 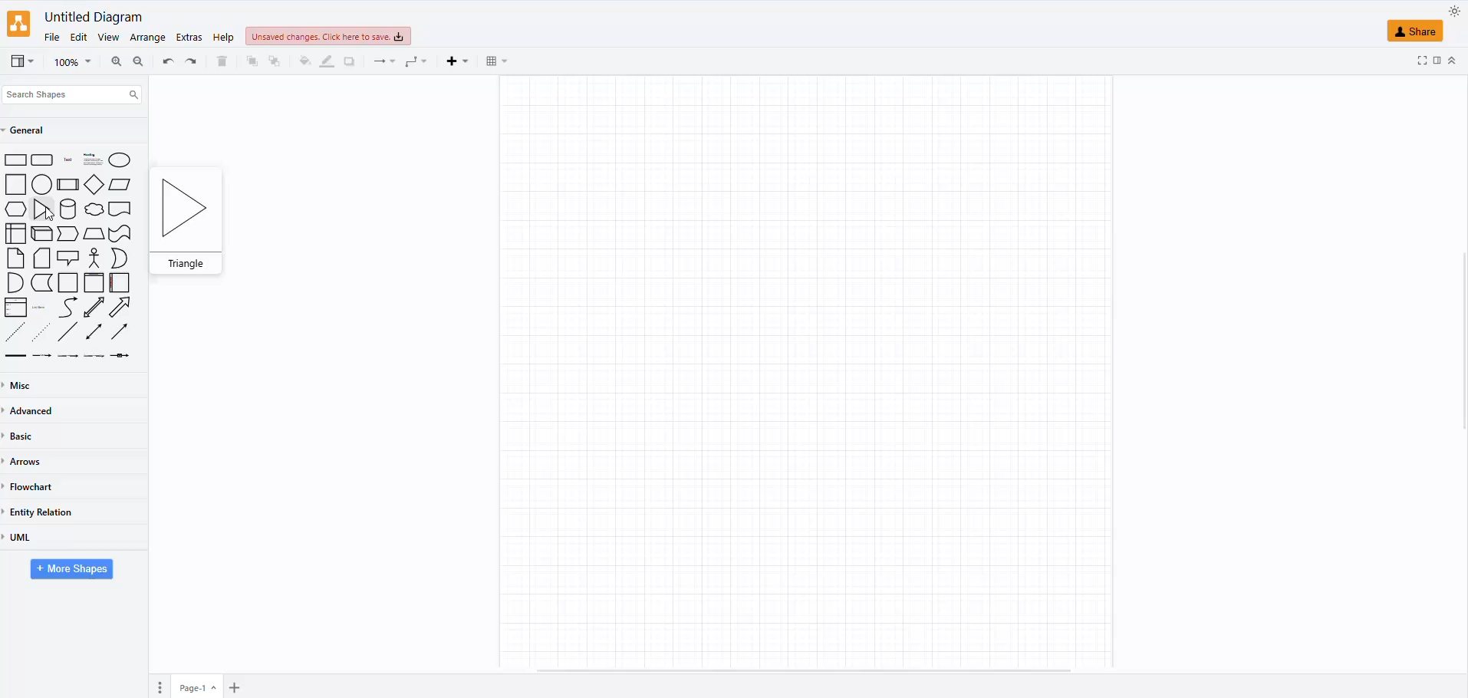 I want to click on delete, so click(x=222, y=58).